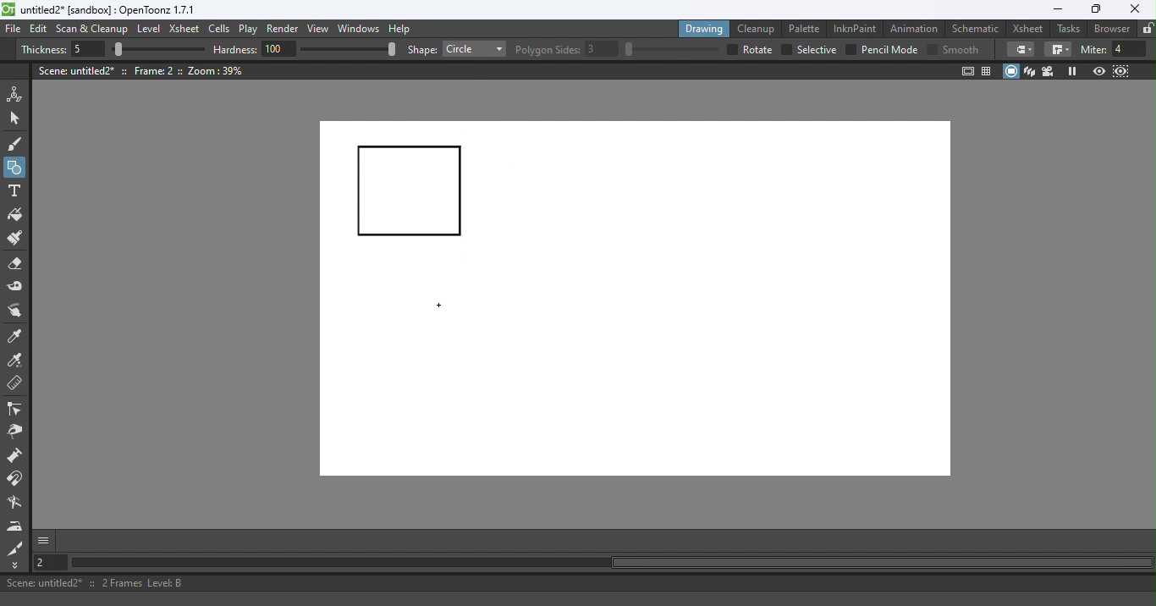  Describe the element at coordinates (785, 50) in the screenshot. I see `checkbox` at that location.